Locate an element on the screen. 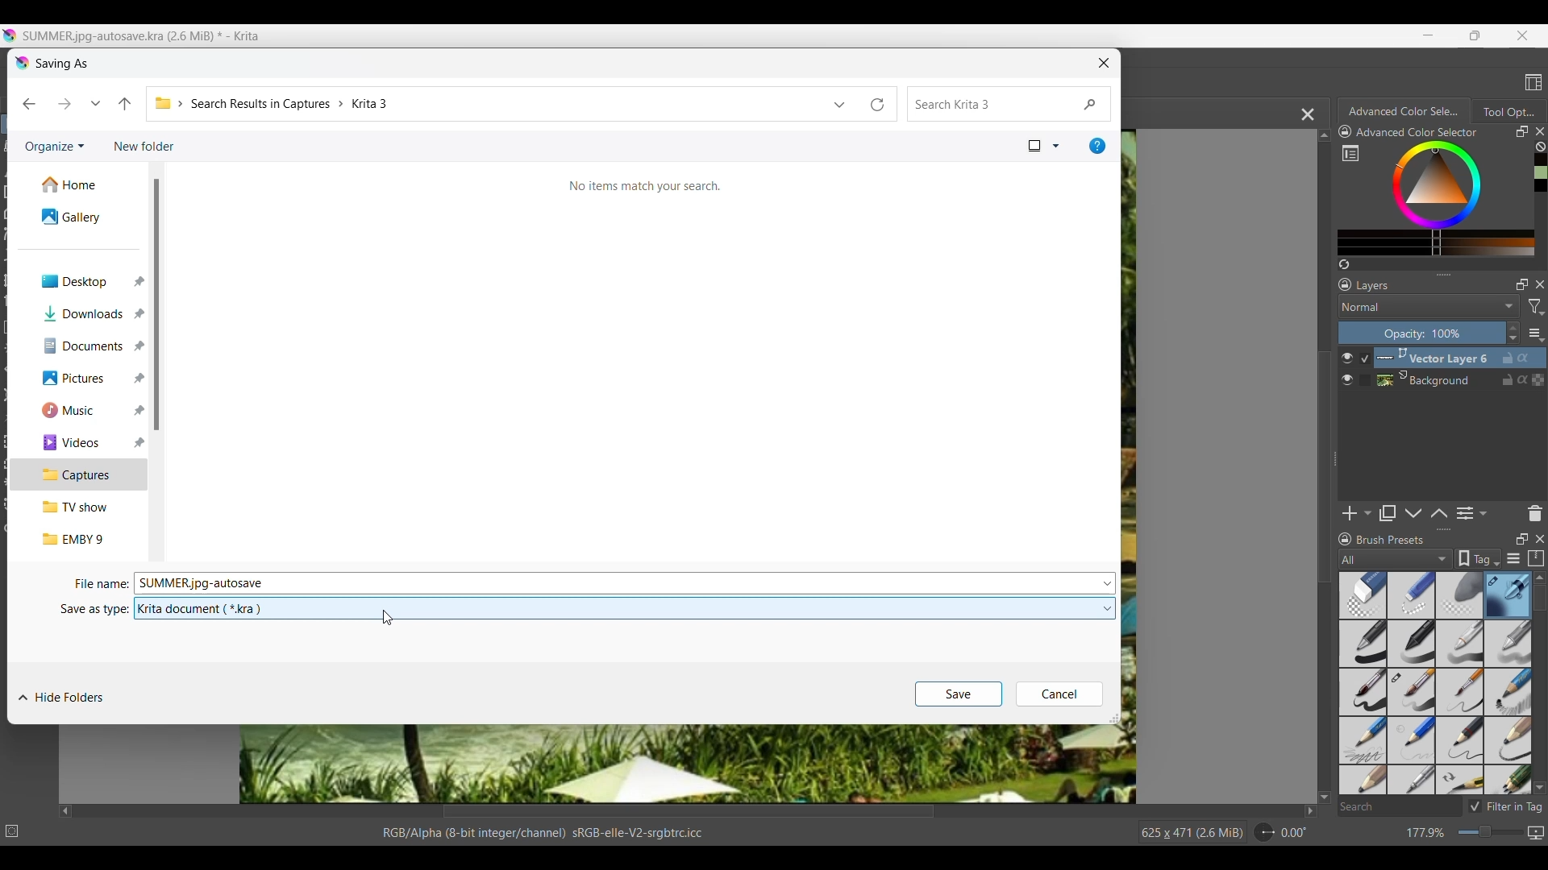 This screenshot has width=1548, height=870. Current rotation of image is located at coordinates (1294, 833).